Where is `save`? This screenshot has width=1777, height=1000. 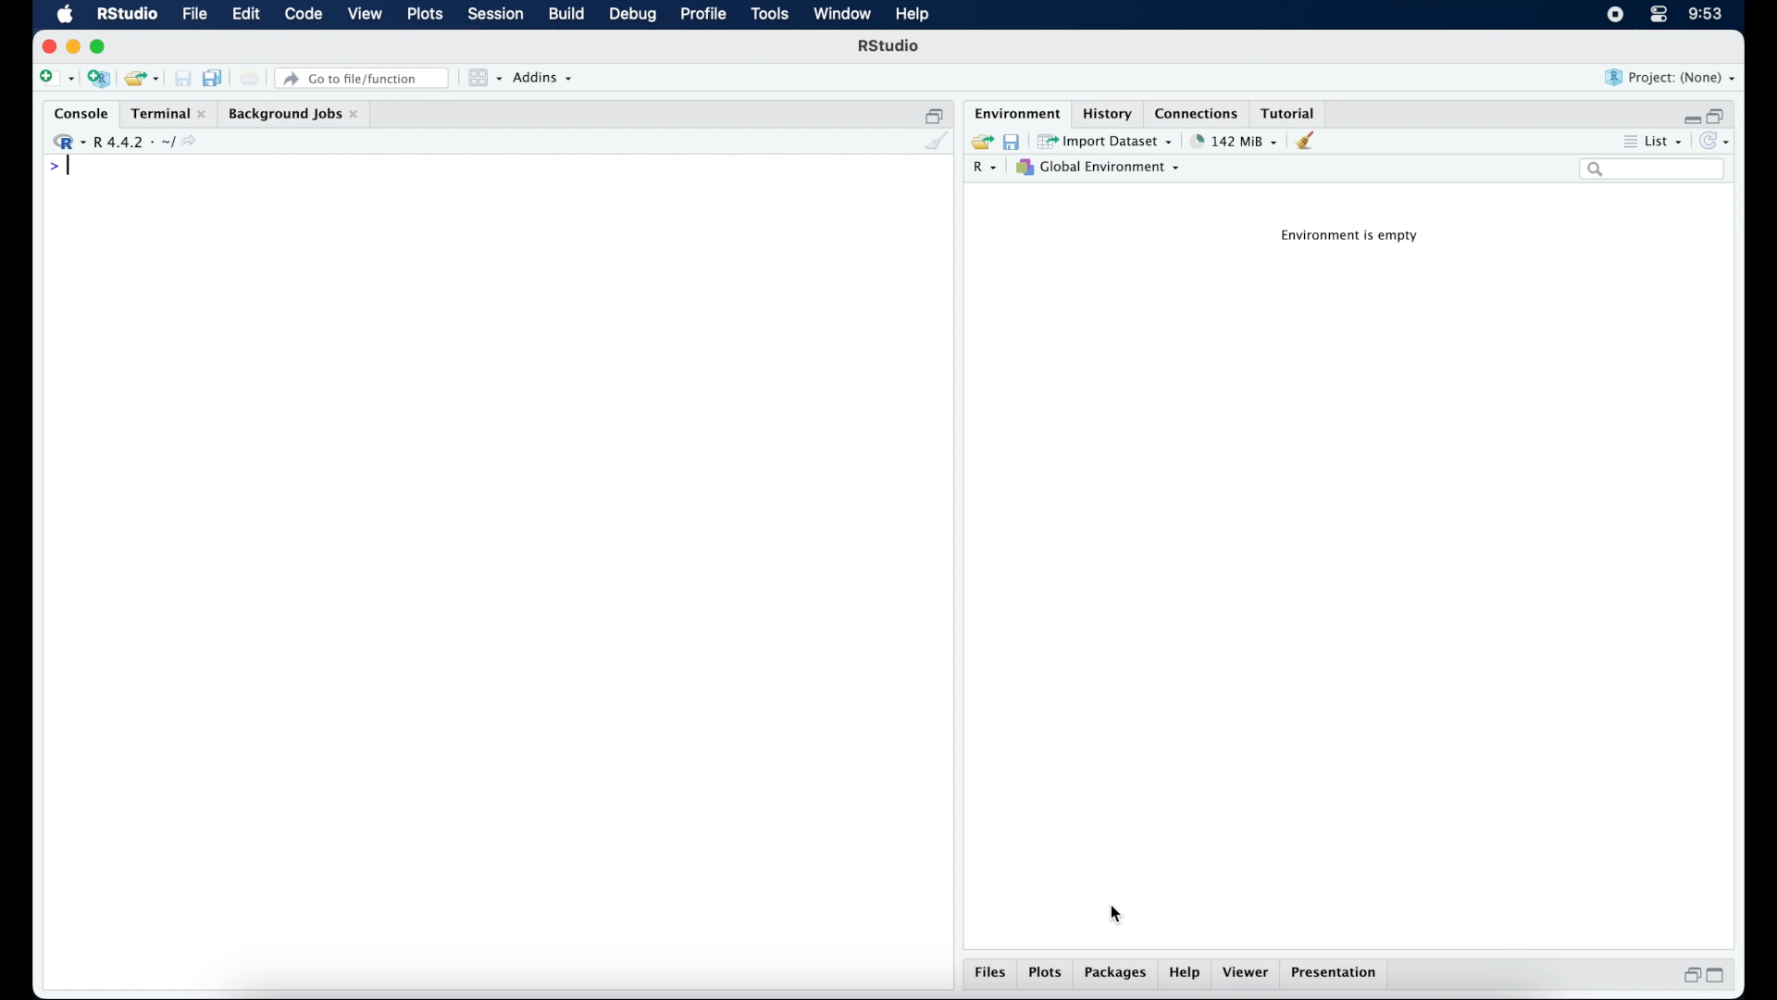 save is located at coordinates (180, 75).